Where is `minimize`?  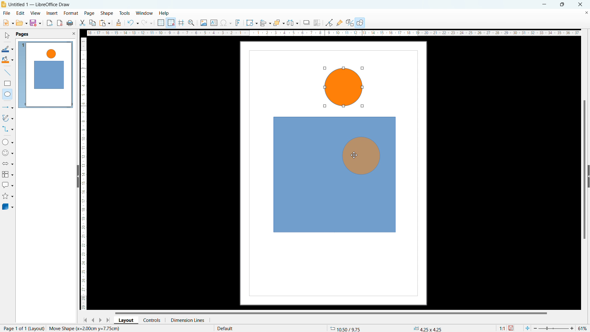 minimize is located at coordinates (544, 4).